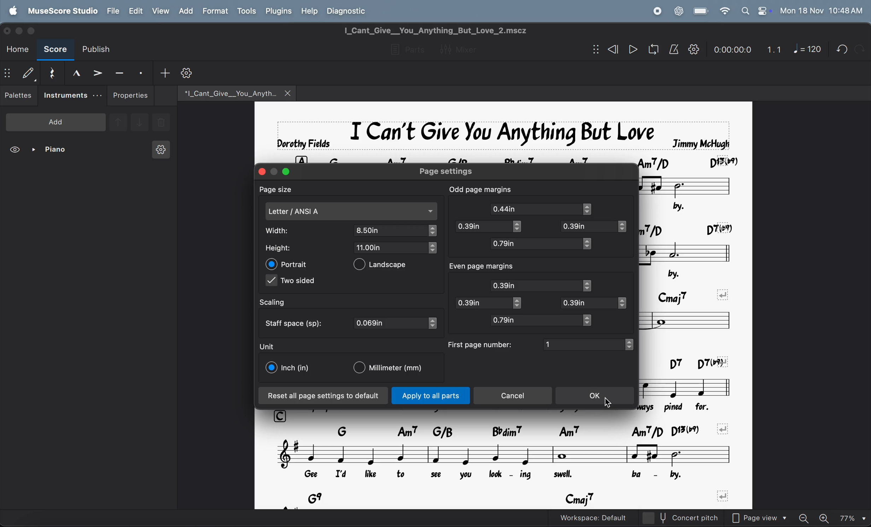 The image size is (871, 527). What do you see at coordinates (431, 396) in the screenshot?
I see `apply to all parts` at bounding box center [431, 396].